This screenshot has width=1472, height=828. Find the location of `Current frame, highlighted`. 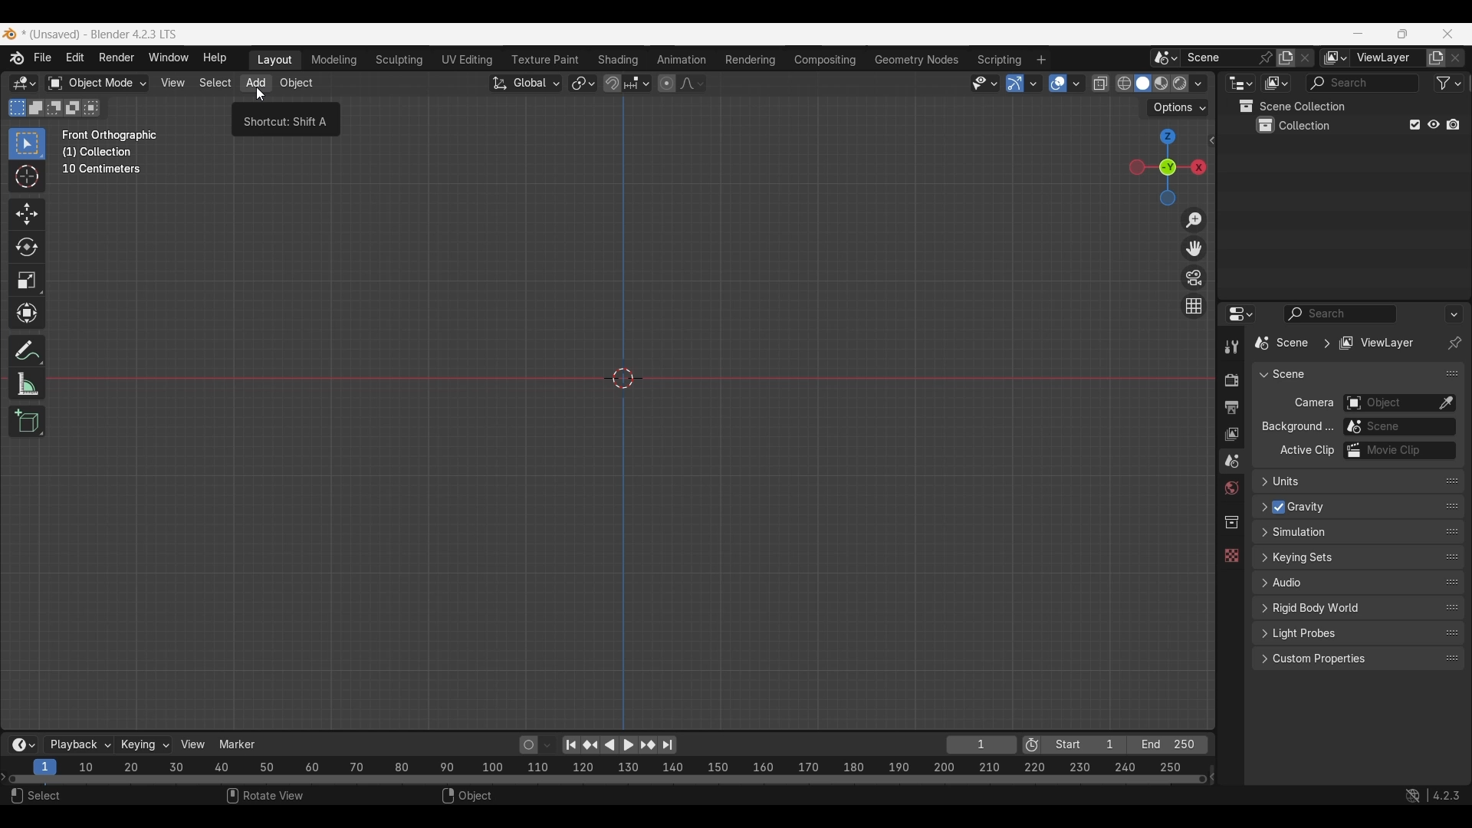

Current frame, highlighted is located at coordinates (45, 767).